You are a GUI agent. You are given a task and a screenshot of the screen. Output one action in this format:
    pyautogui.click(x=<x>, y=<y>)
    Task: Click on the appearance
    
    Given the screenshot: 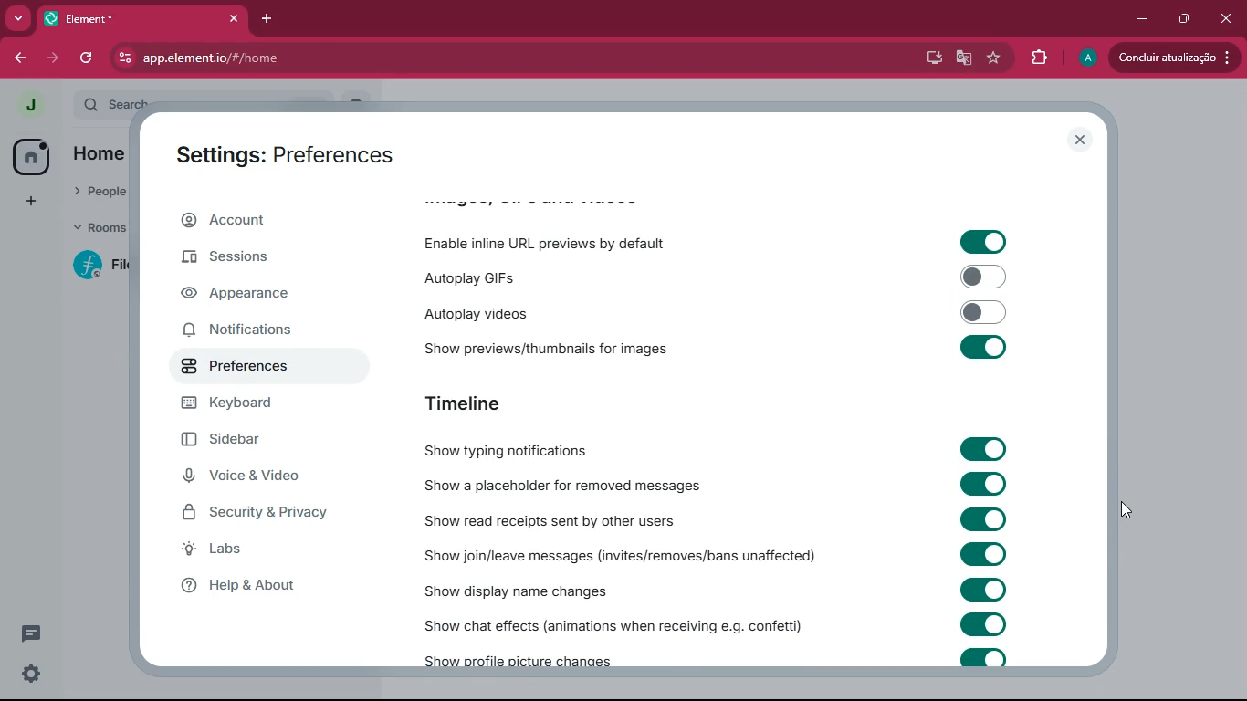 What is the action you would take?
    pyautogui.click(x=247, y=293)
    